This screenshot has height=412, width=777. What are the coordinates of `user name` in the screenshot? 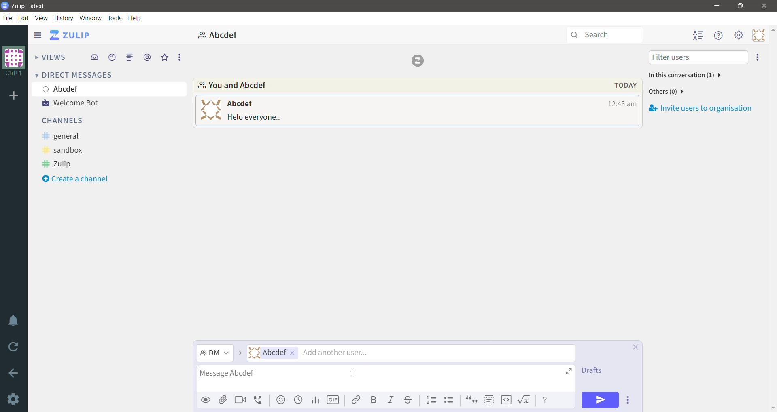 It's located at (240, 103).